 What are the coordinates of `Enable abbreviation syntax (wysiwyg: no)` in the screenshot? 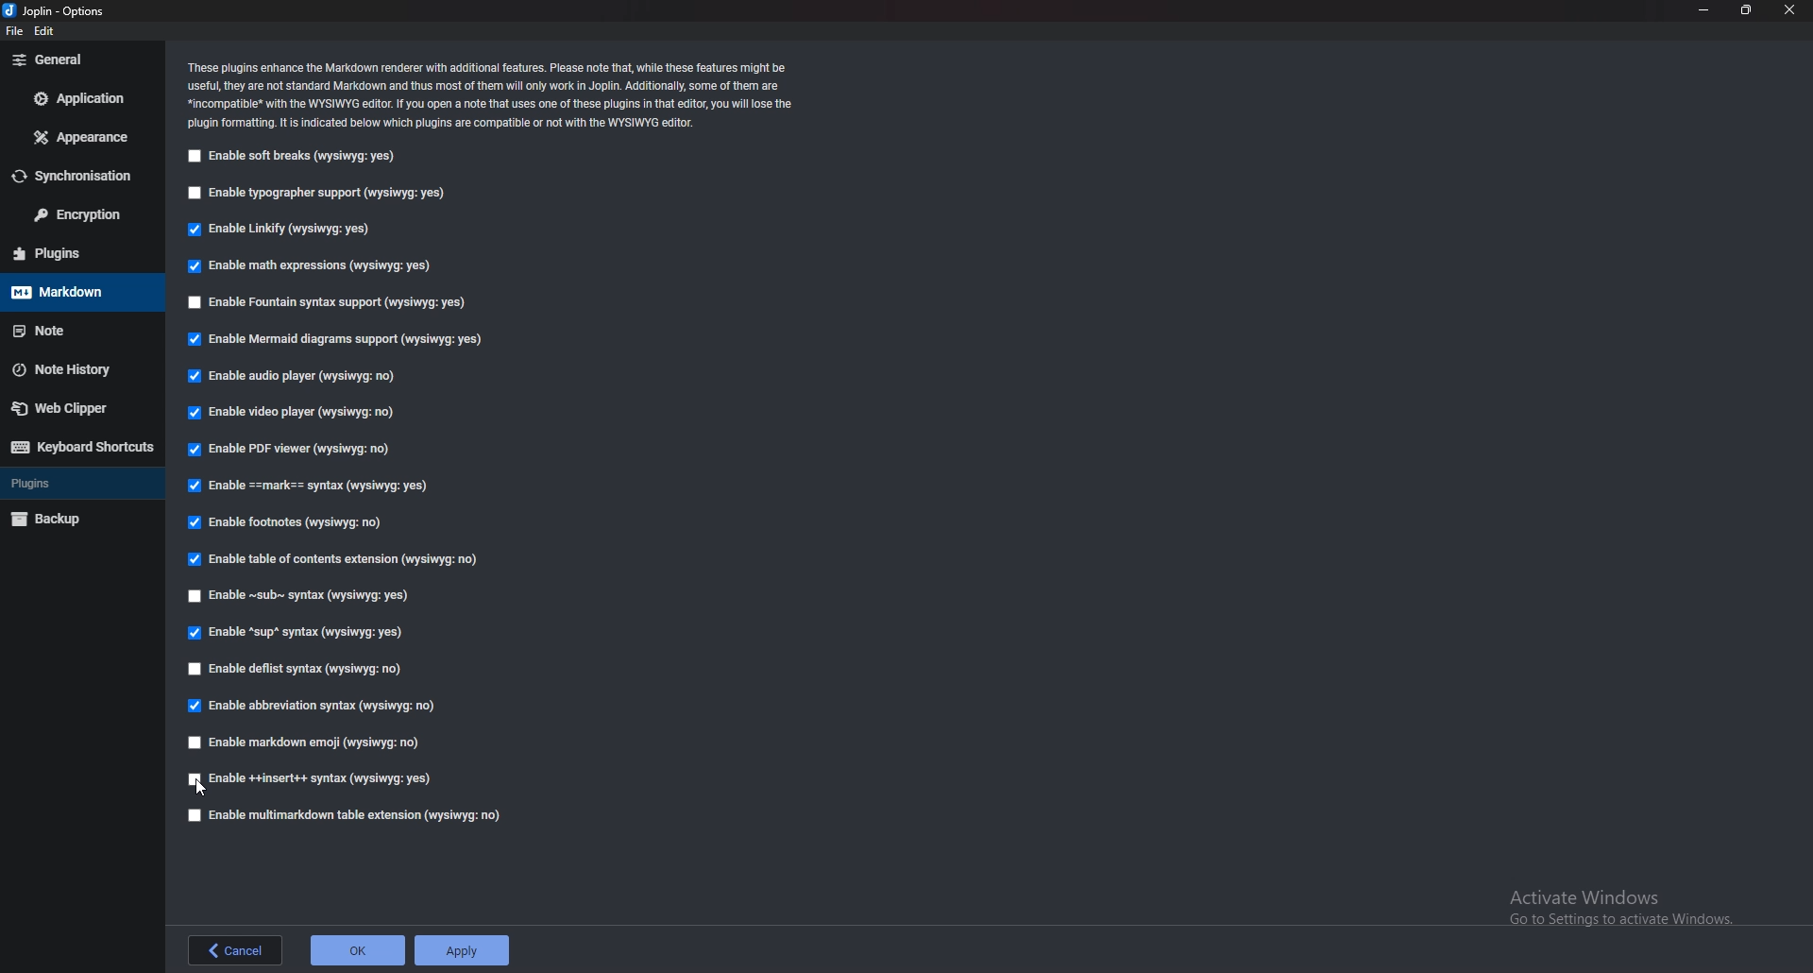 It's located at (310, 707).